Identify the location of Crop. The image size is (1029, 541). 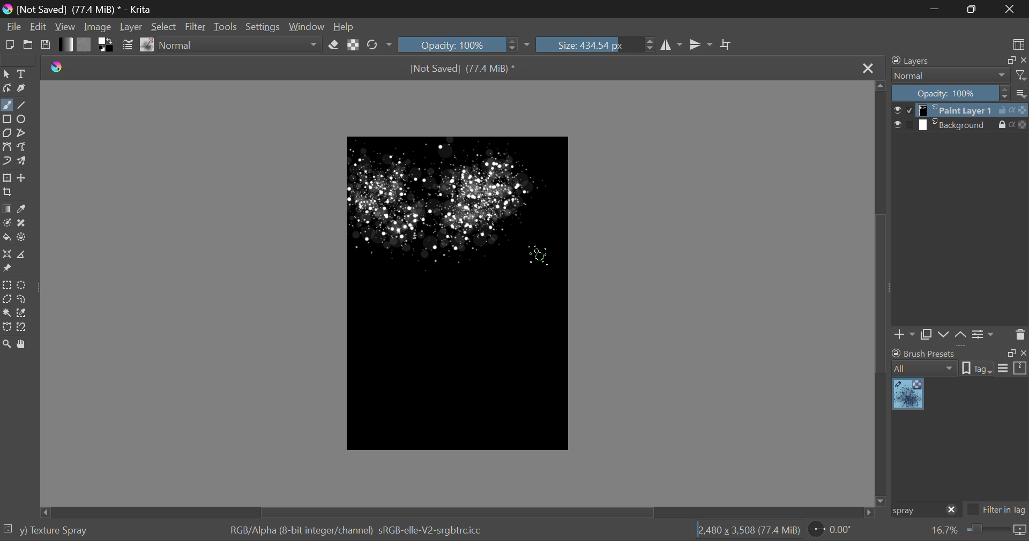
(727, 45).